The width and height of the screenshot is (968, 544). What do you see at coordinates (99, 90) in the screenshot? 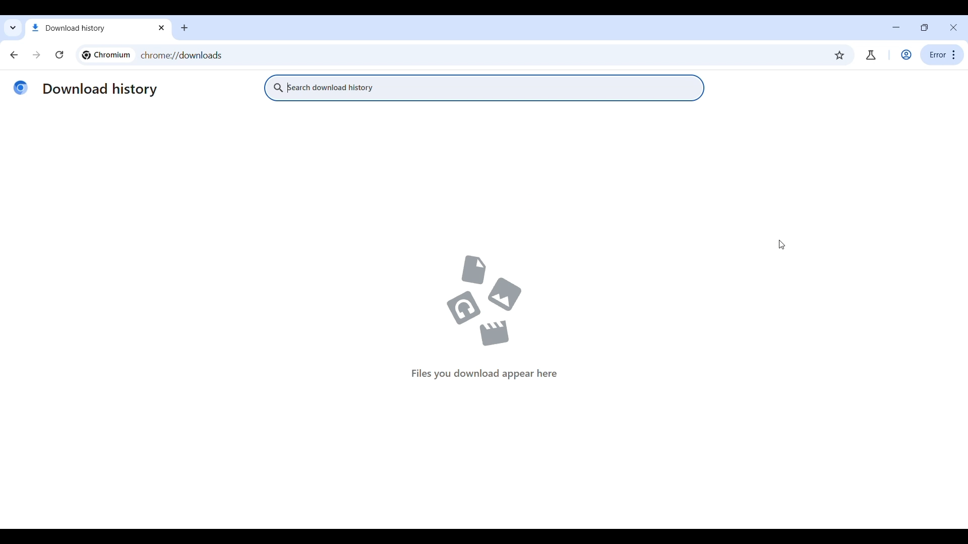
I see `download history ` at bounding box center [99, 90].